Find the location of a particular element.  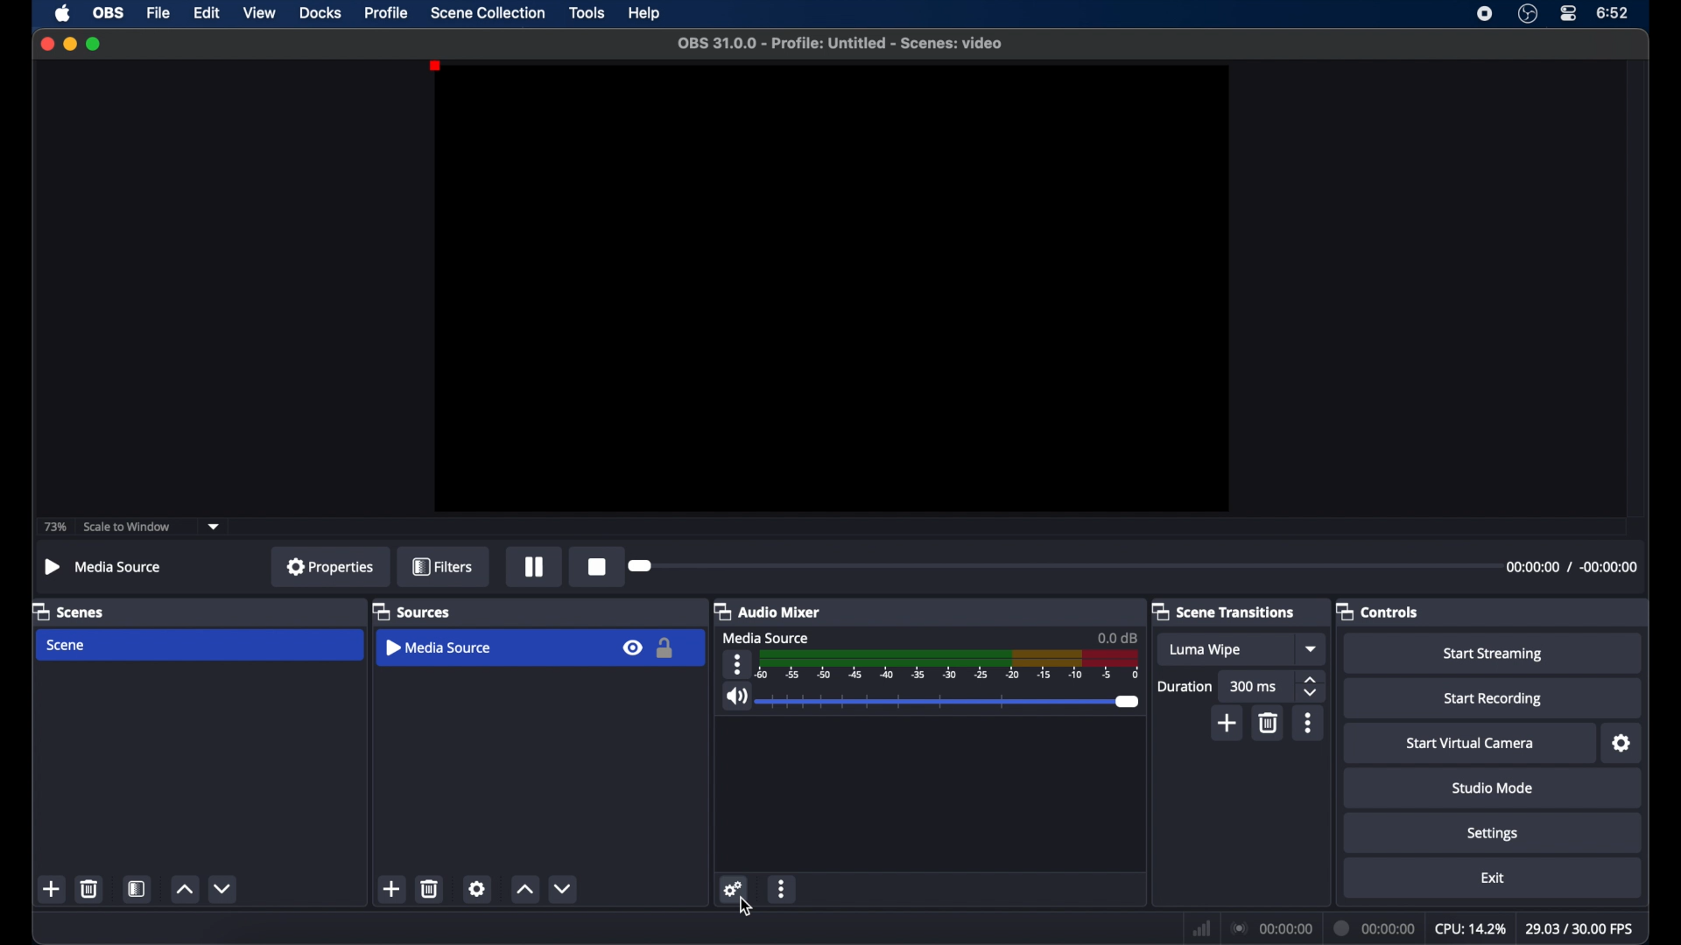

increment is located at coordinates (183, 888).